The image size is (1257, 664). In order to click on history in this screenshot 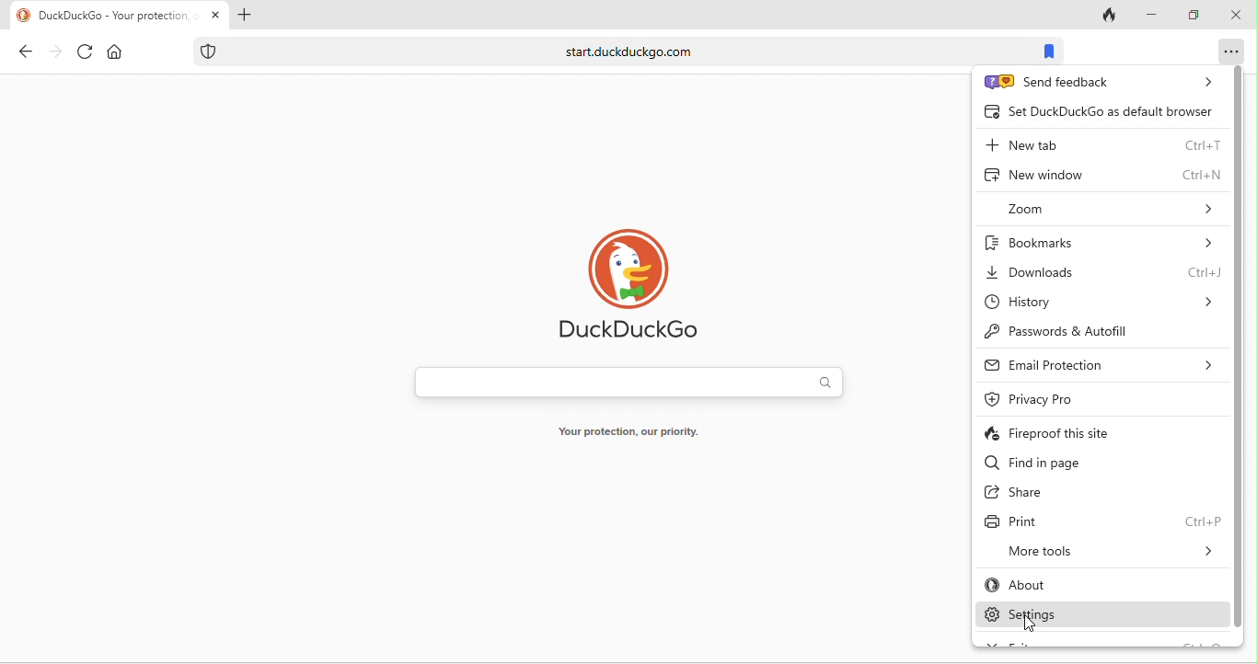, I will do `click(1101, 304)`.